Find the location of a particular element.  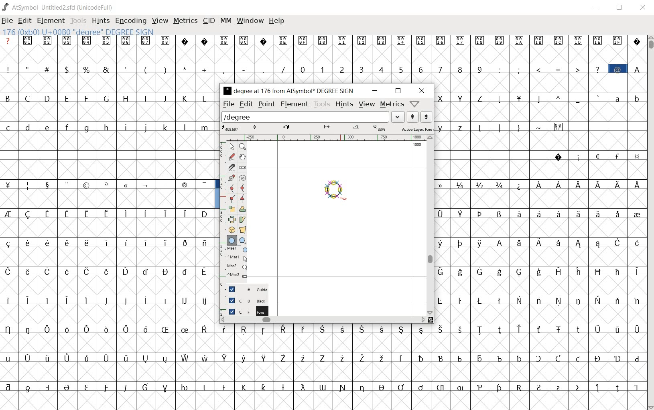

empty glyph slots is located at coordinates (541, 286).